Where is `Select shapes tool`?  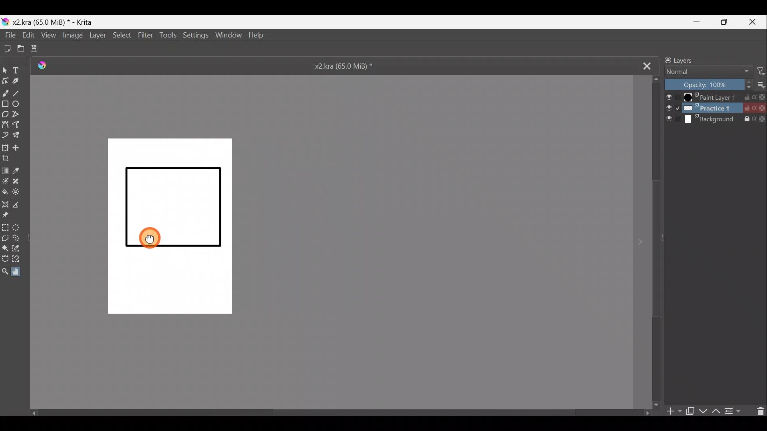 Select shapes tool is located at coordinates (5, 71).